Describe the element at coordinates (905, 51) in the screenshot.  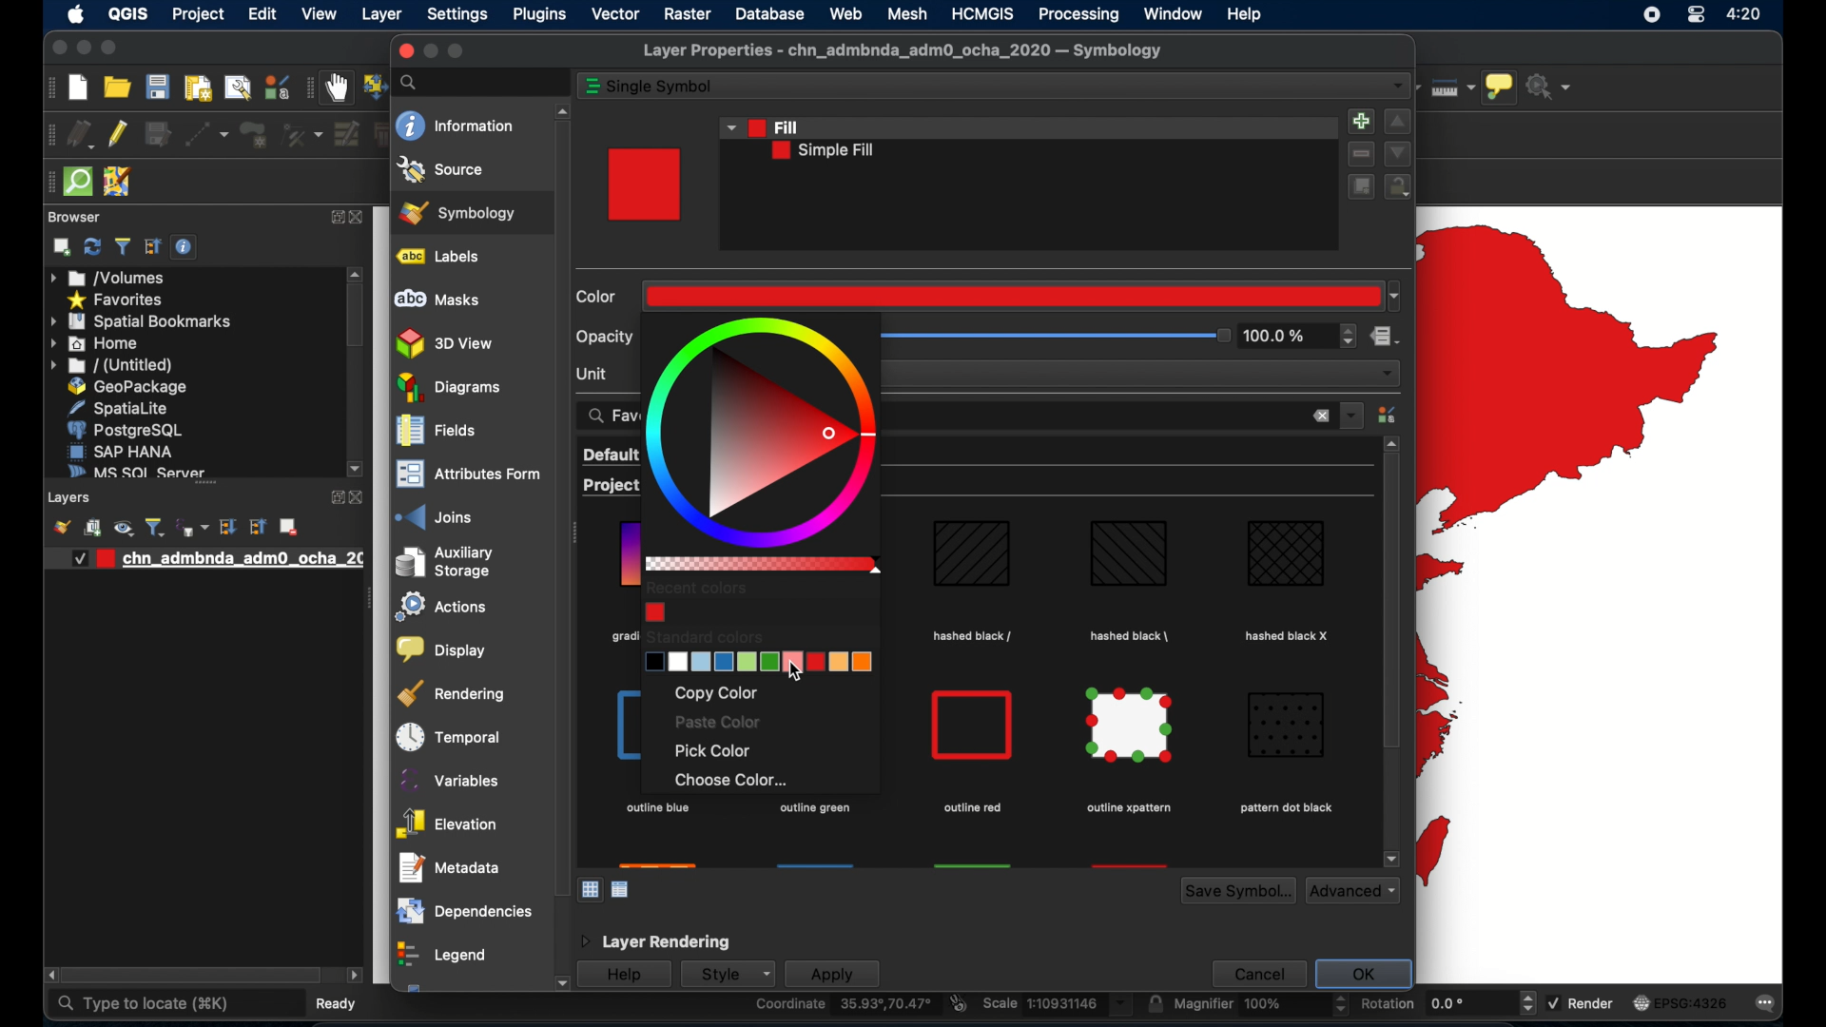
I see `Layer Properties - chn_admbnda_admO_ocha_2020 — Symbology` at that location.